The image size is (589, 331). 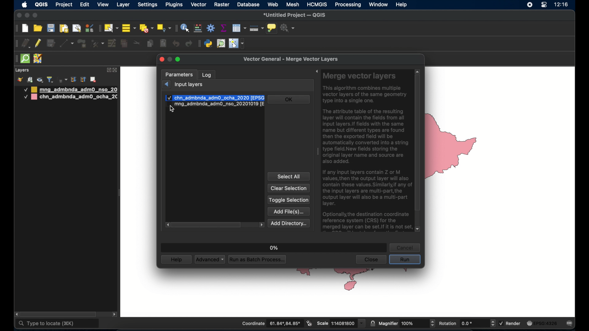 What do you see at coordinates (561, 5) in the screenshot?
I see `time` at bounding box center [561, 5].